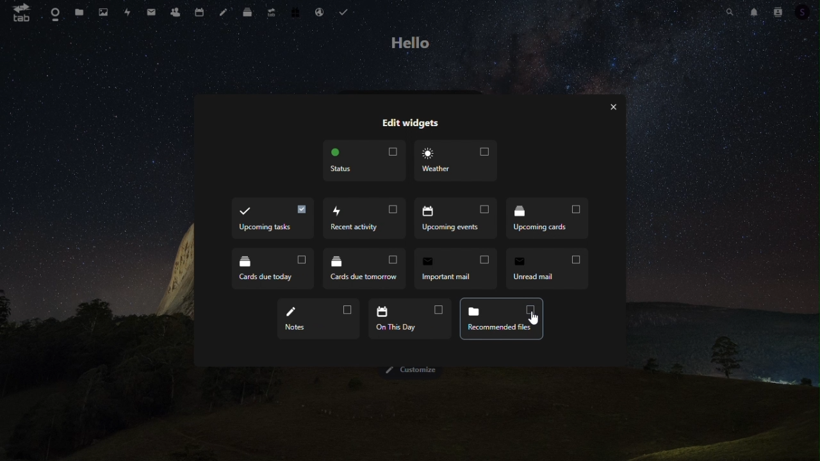 Image resolution: width=820 pixels, height=461 pixels. I want to click on deck, so click(248, 14).